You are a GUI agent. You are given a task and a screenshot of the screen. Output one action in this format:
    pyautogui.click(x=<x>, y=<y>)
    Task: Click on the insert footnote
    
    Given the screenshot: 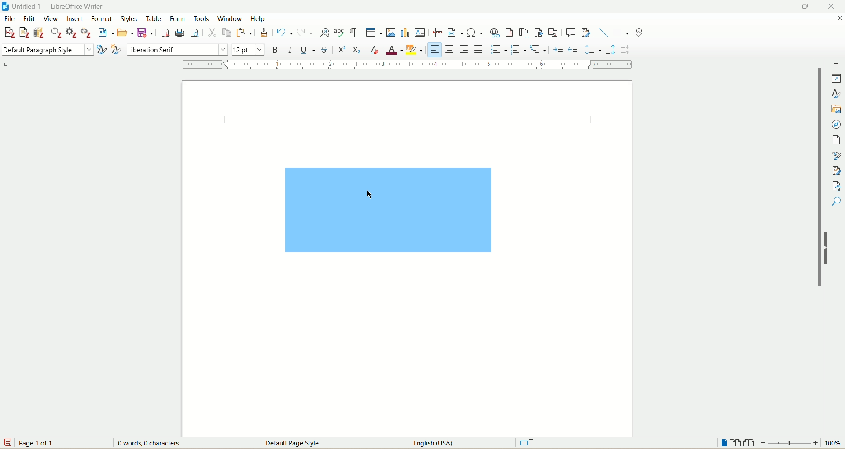 What is the action you would take?
    pyautogui.click(x=509, y=33)
    